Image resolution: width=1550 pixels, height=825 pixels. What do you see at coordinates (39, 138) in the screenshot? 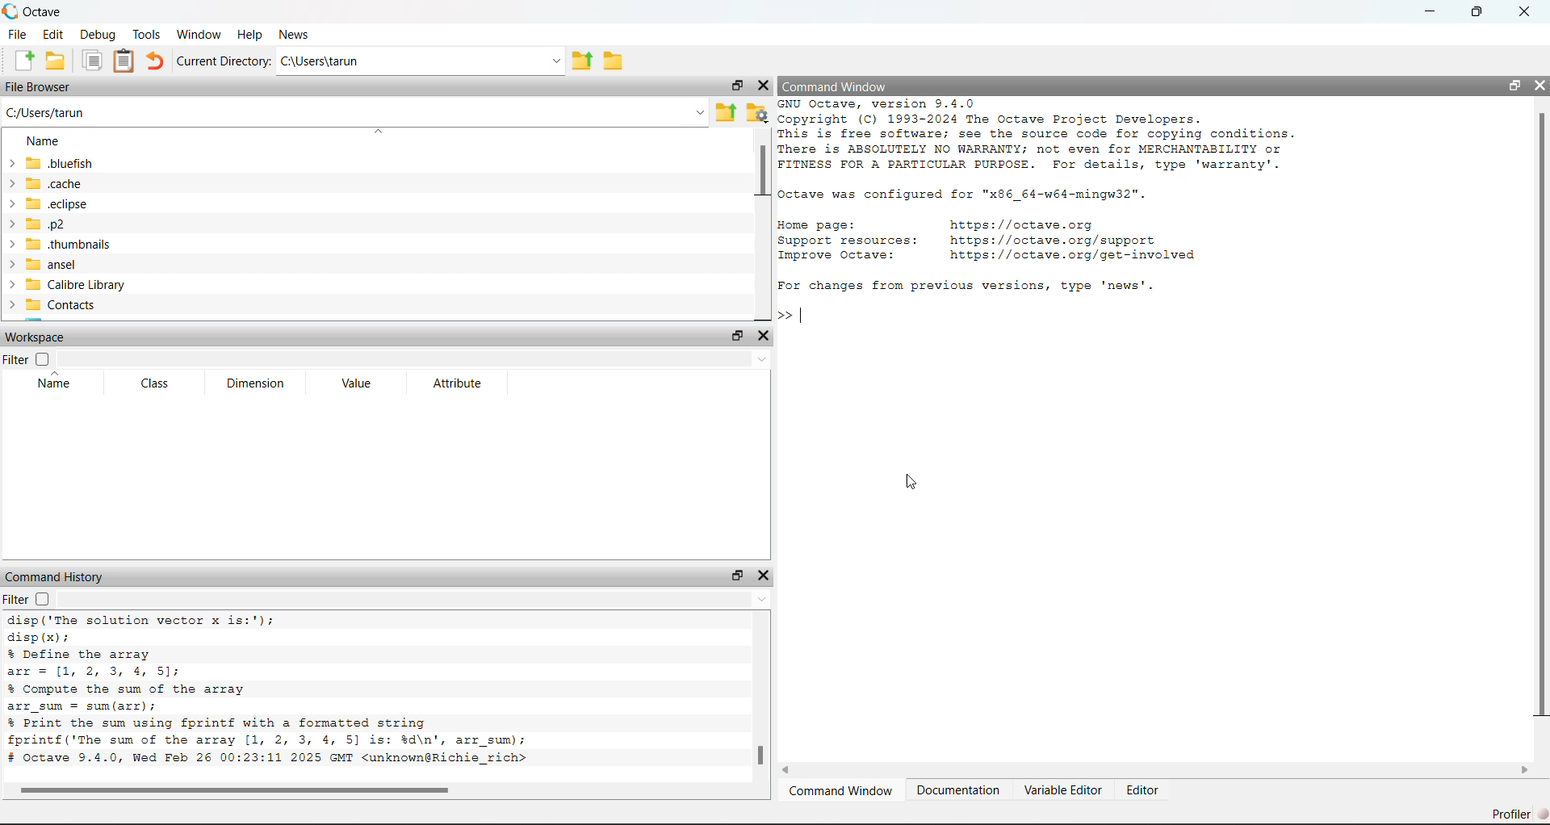
I see `Name` at bounding box center [39, 138].